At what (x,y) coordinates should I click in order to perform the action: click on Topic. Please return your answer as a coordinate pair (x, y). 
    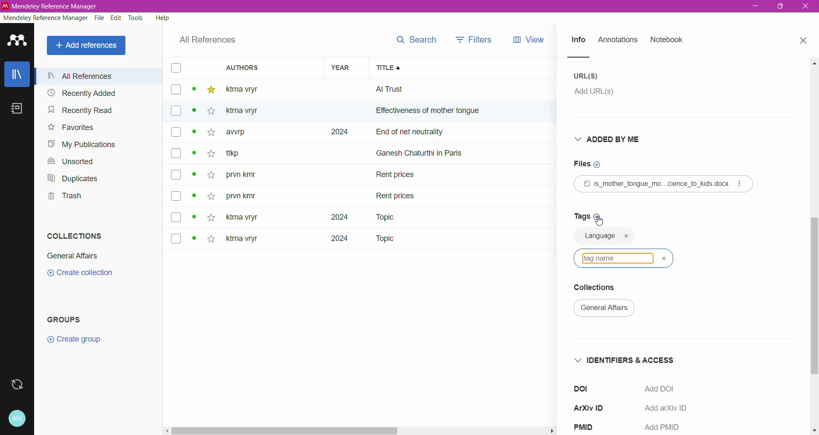
    Looking at the image, I should click on (384, 239).